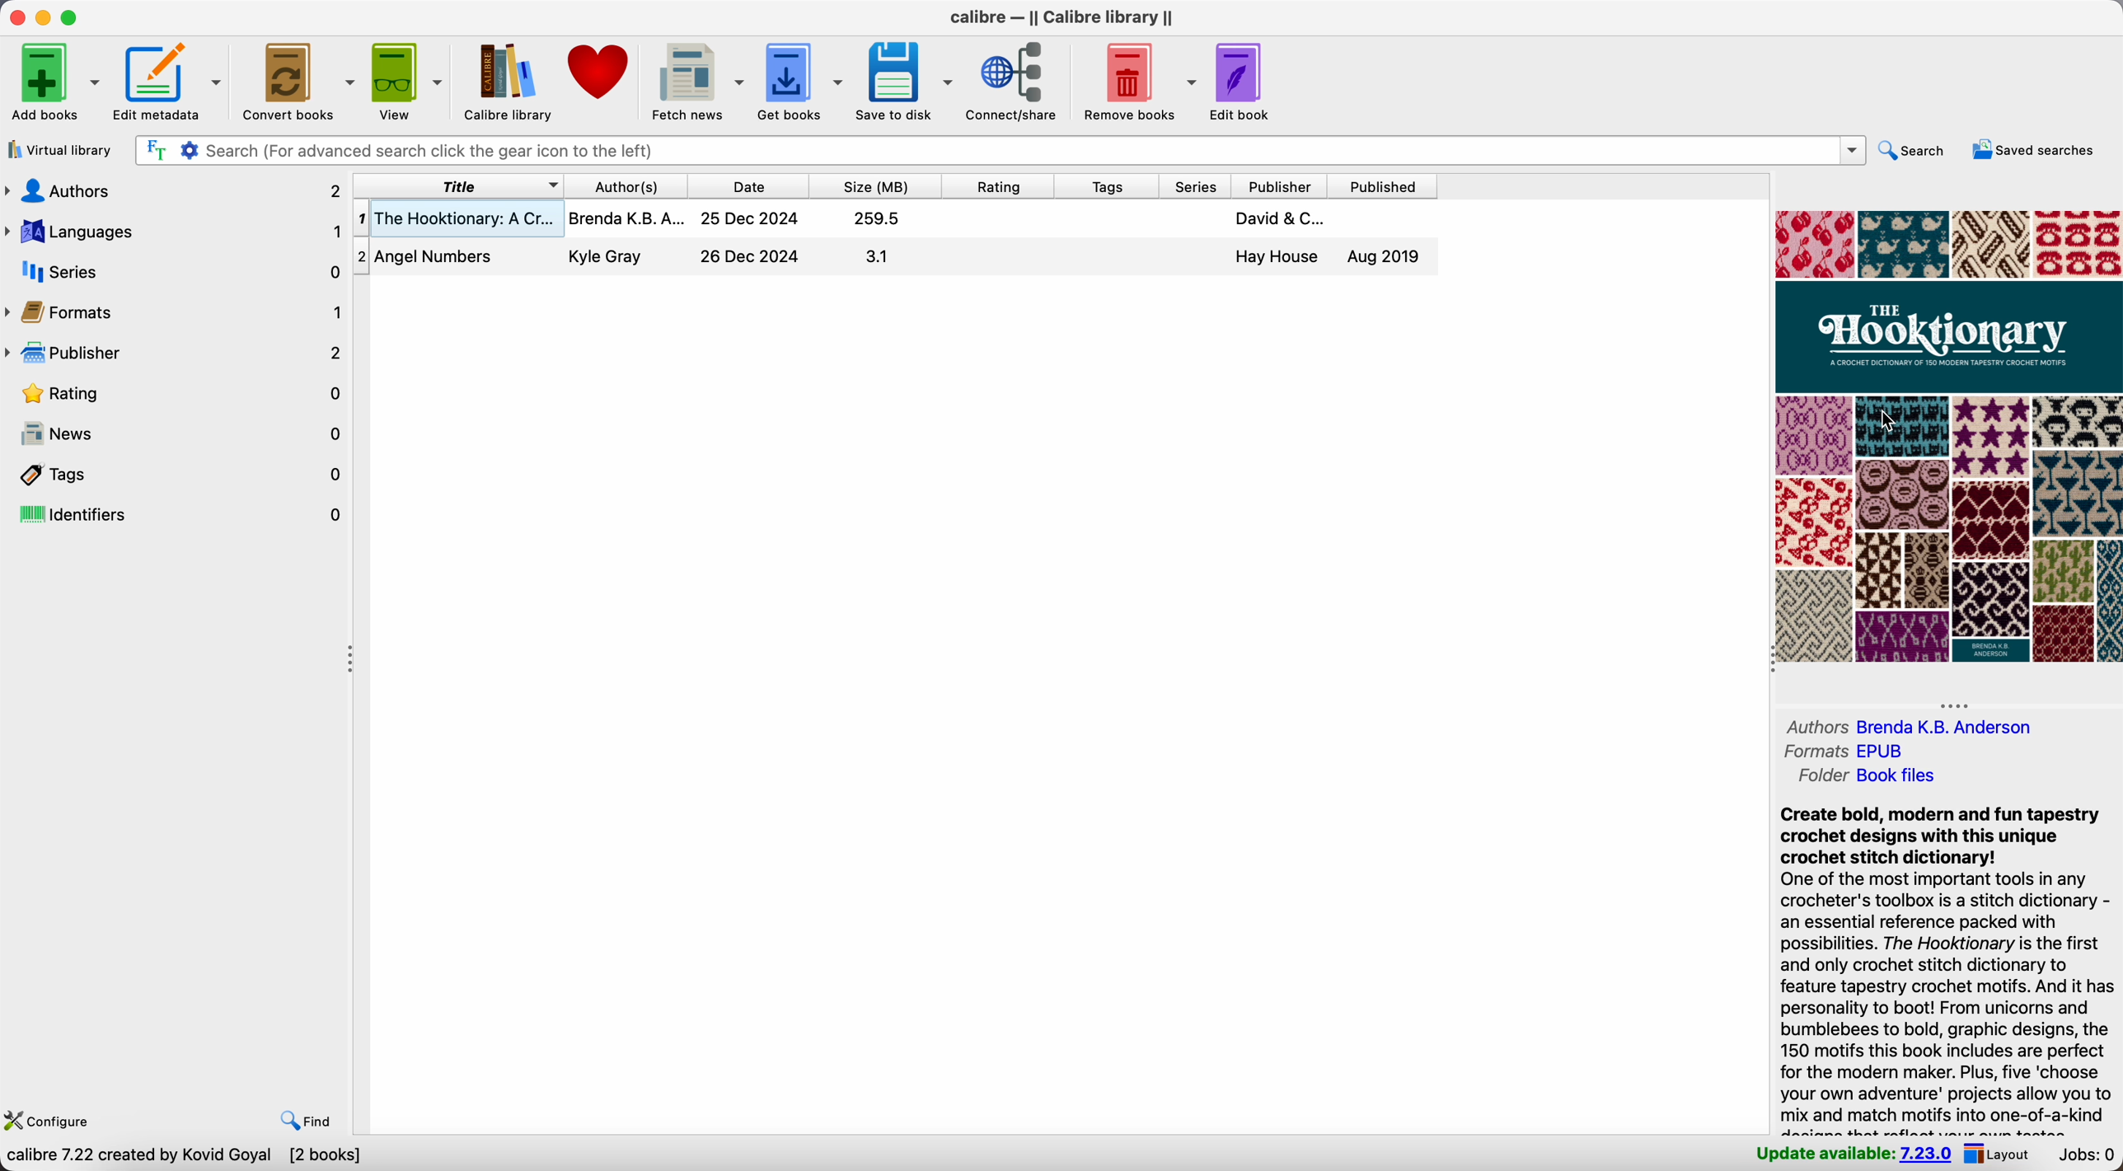 Image resolution: width=2123 pixels, height=1171 pixels. What do you see at coordinates (308, 1122) in the screenshot?
I see `find` at bounding box center [308, 1122].